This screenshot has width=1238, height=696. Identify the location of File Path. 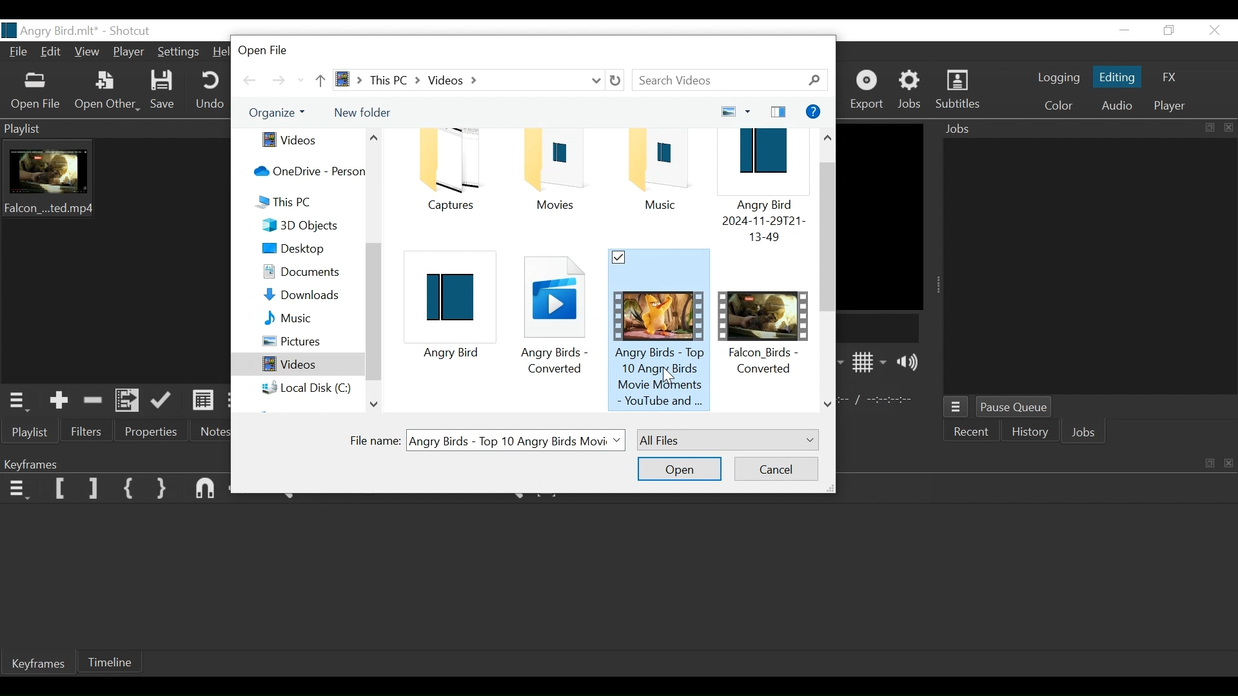
(469, 80).